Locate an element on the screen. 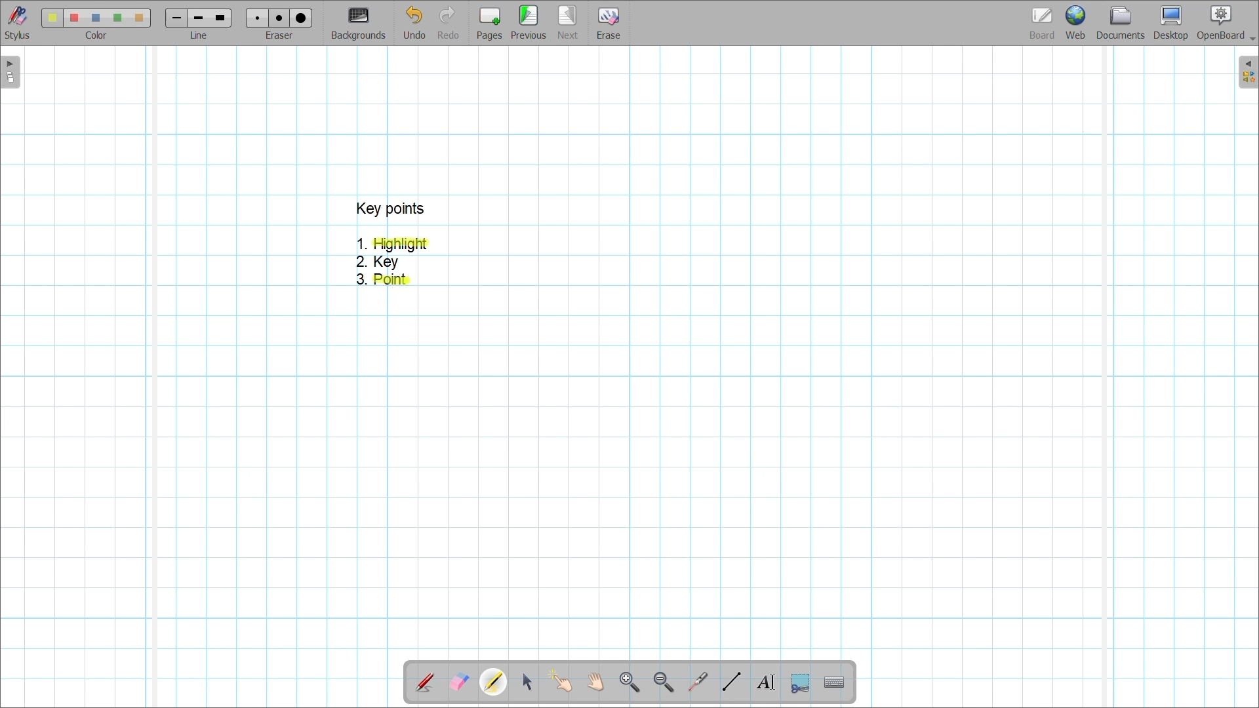 The height and width of the screenshot is (708, 1259). color is located at coordinates (93, 35).